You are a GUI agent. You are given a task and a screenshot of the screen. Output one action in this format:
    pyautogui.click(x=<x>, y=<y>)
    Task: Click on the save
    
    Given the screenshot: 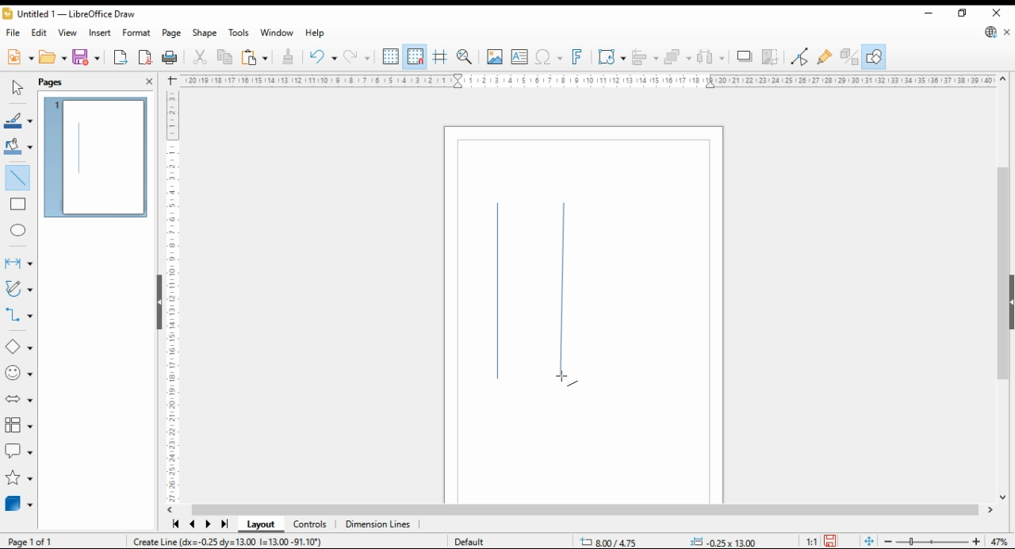 What is the action you would take?
    pyautogui.click(x=86, y=56)
    